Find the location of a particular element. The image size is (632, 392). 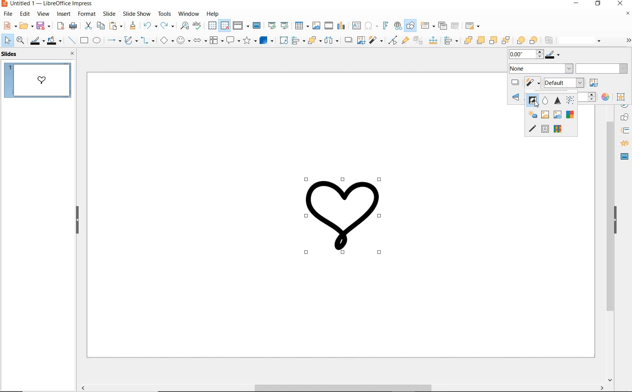

ellipse is located at coordinates (97, 41).